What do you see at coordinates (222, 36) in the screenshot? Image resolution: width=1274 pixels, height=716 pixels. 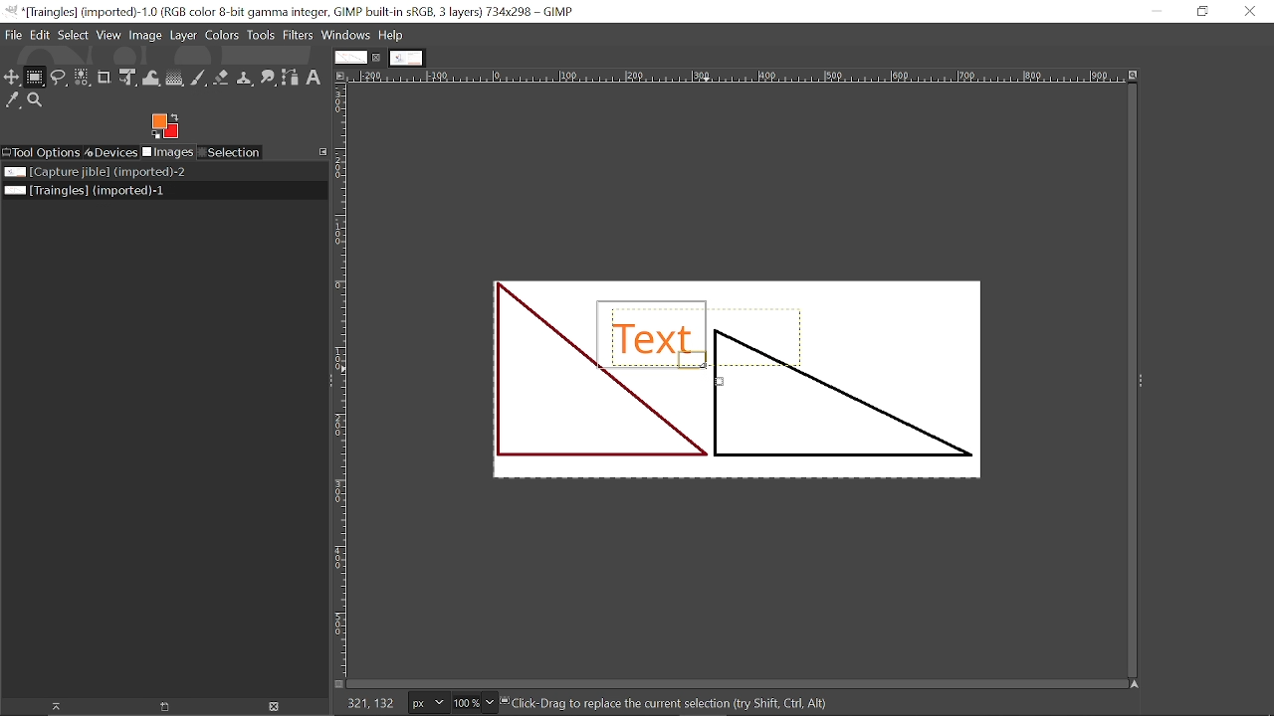 I see `Colors` at bounding box center [222, 36].